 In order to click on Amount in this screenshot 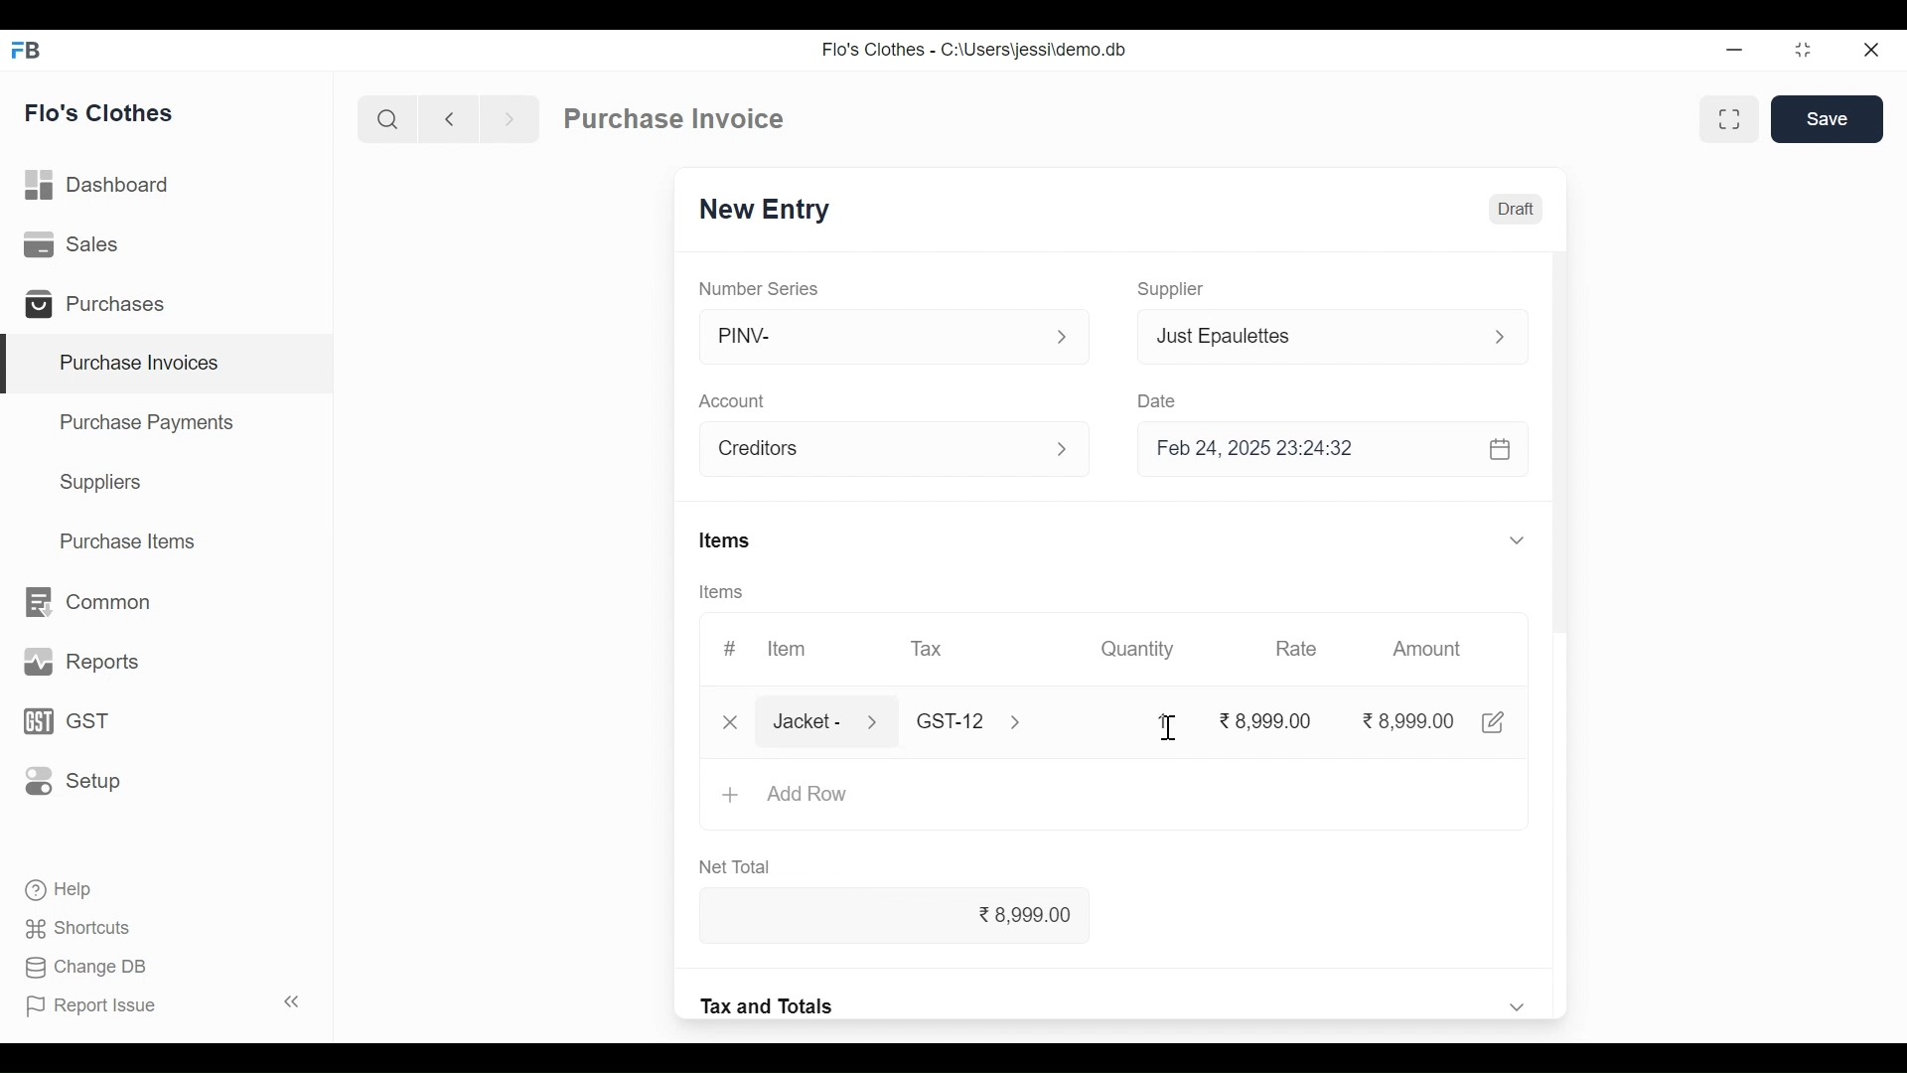, I will do `click(1427, 649)`.